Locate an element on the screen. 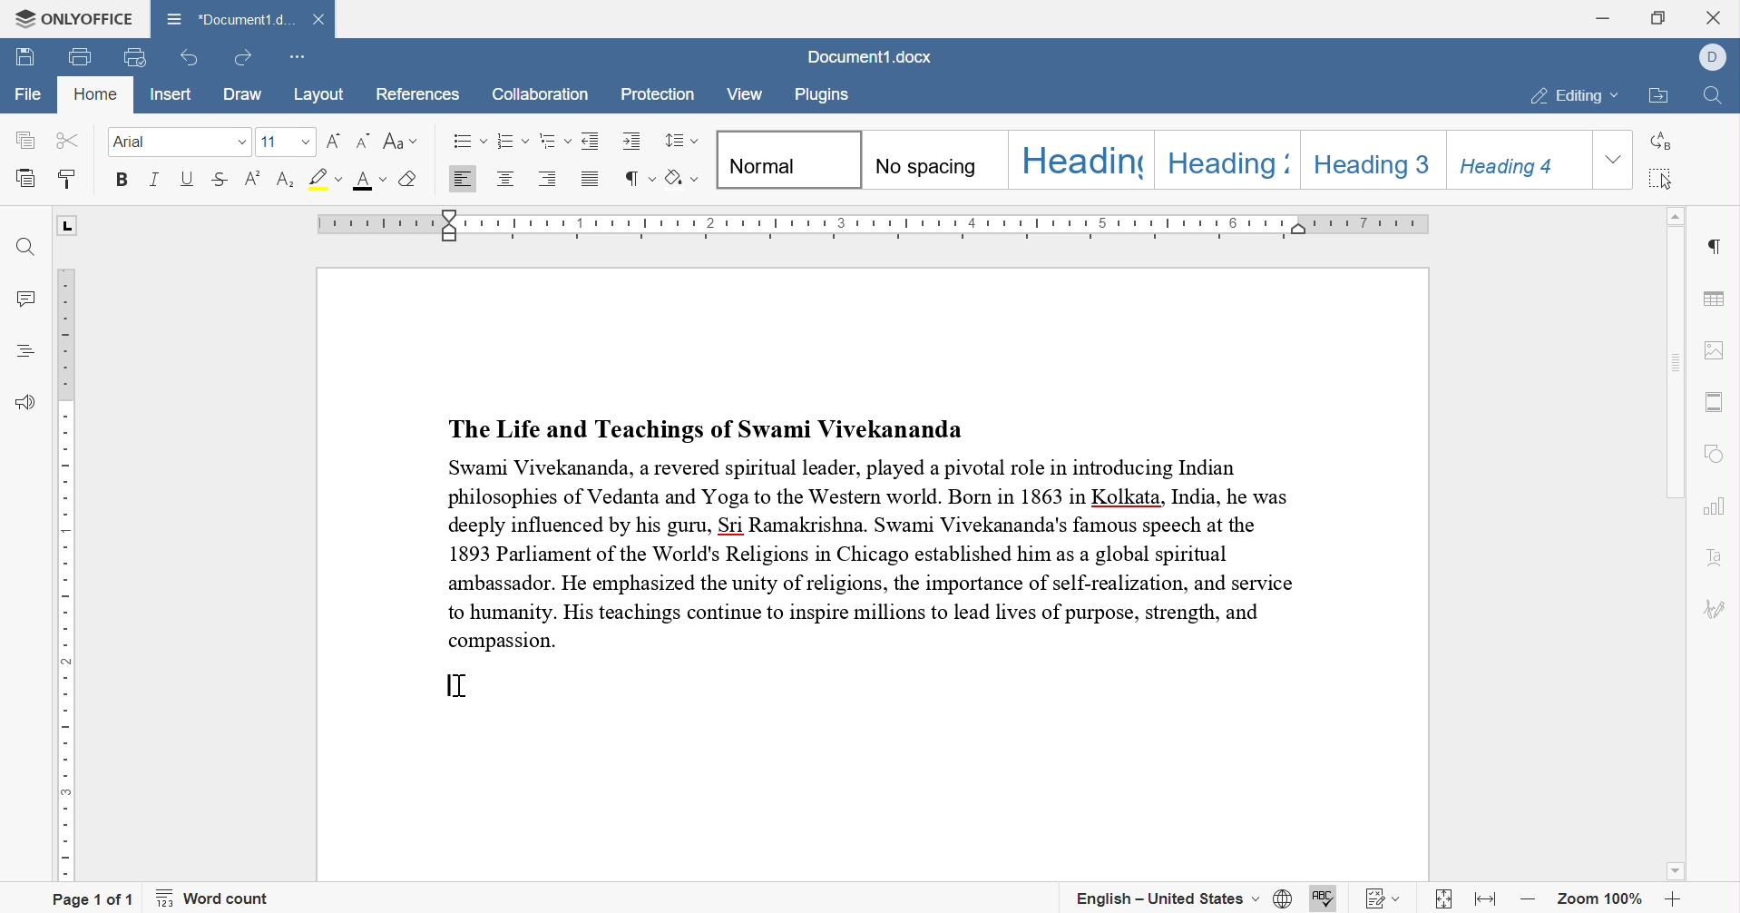  header and footer settings is located at coordinates (1713, 402).